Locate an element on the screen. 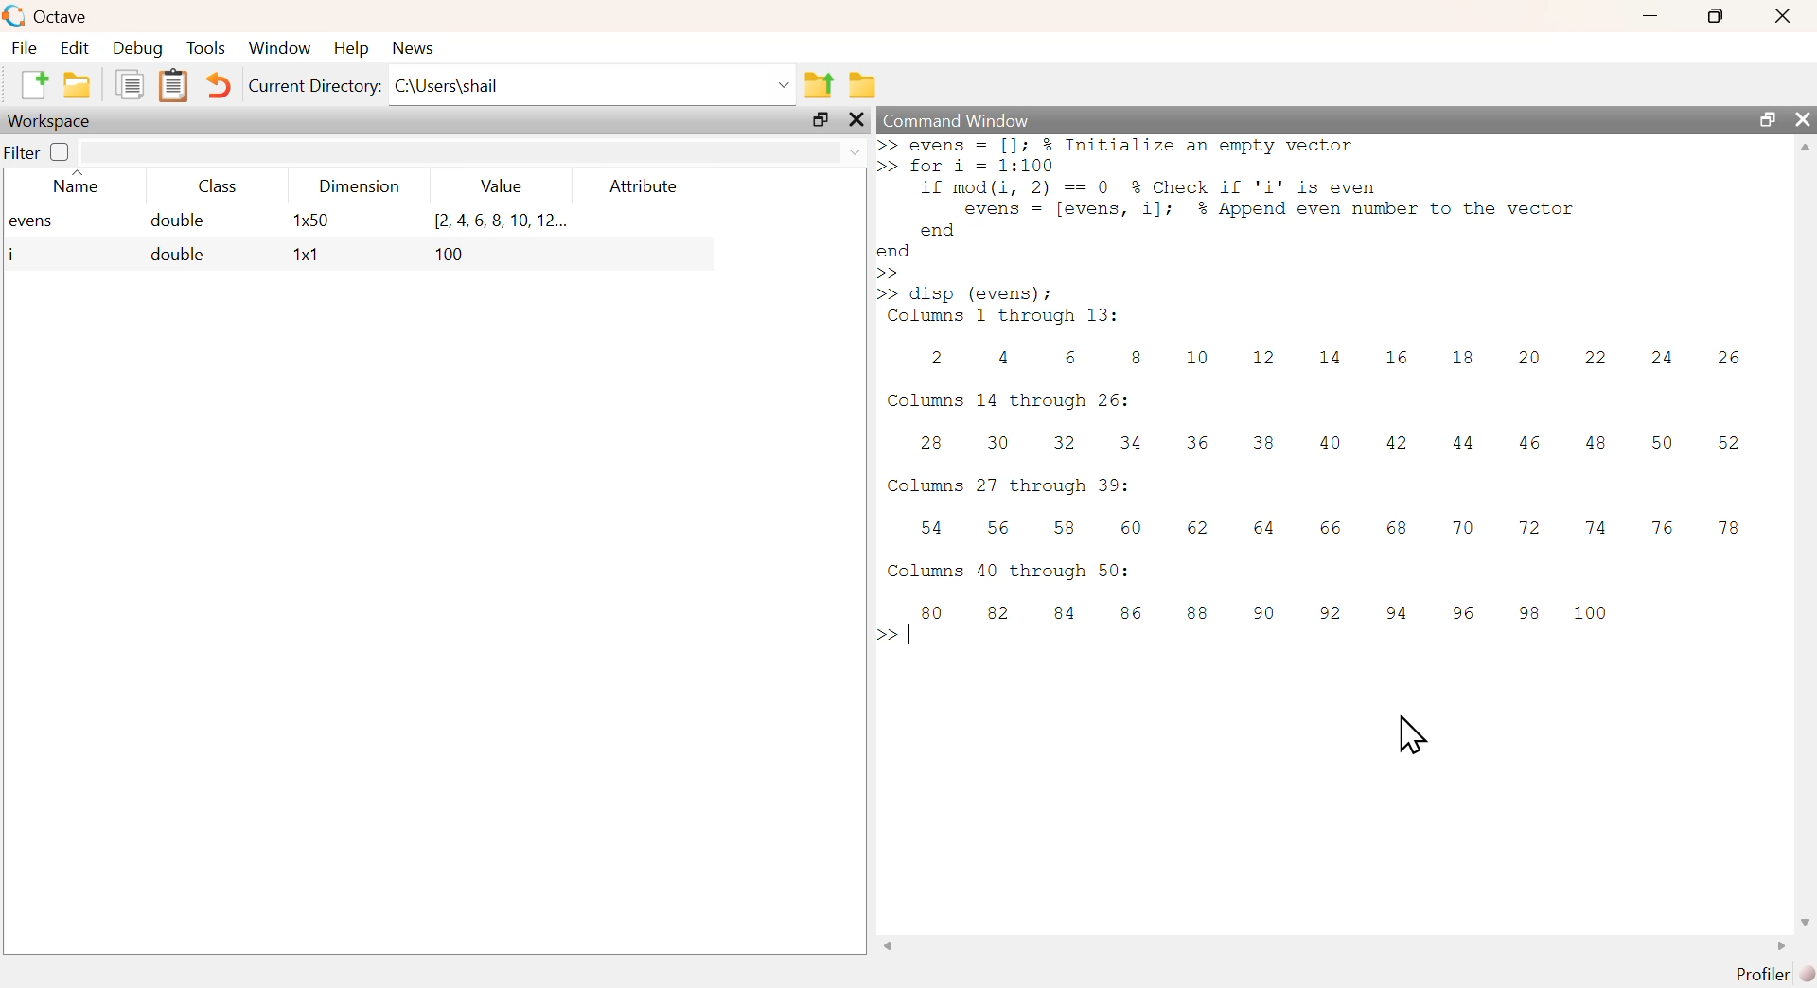 This screenshot has height=988, width=1817. 1x1 is located at coordinates (305, 256).